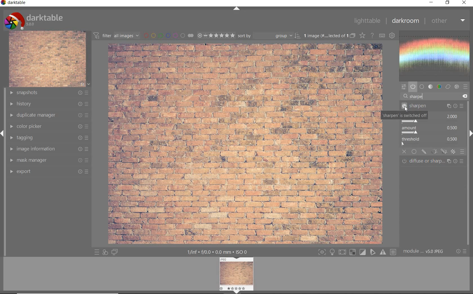 Image resolution: width=473 pixels, height=294 pixels. I want to click on 1/inf f/0.0 0.0 mm ISO 0, so click(217, 252).